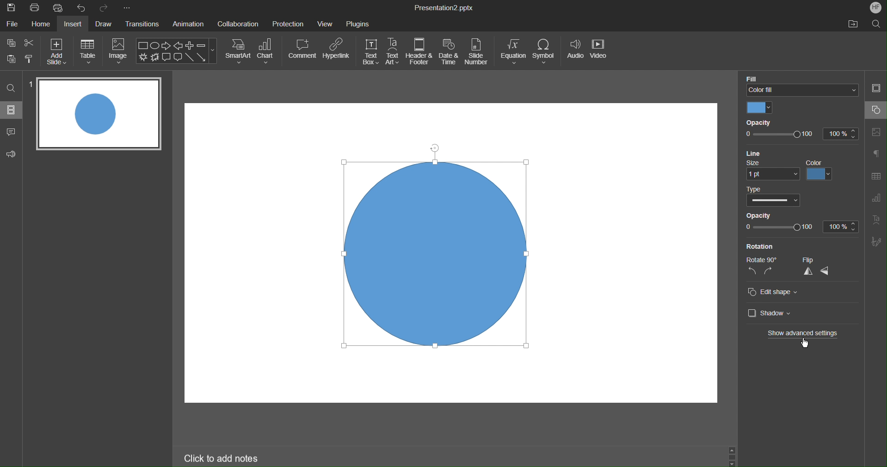 This screenshot has width=887, height=467. What do you see at coordinates (478, 52) in the screenshot?
I see `Slide Number` at bounding box center [478, 52].